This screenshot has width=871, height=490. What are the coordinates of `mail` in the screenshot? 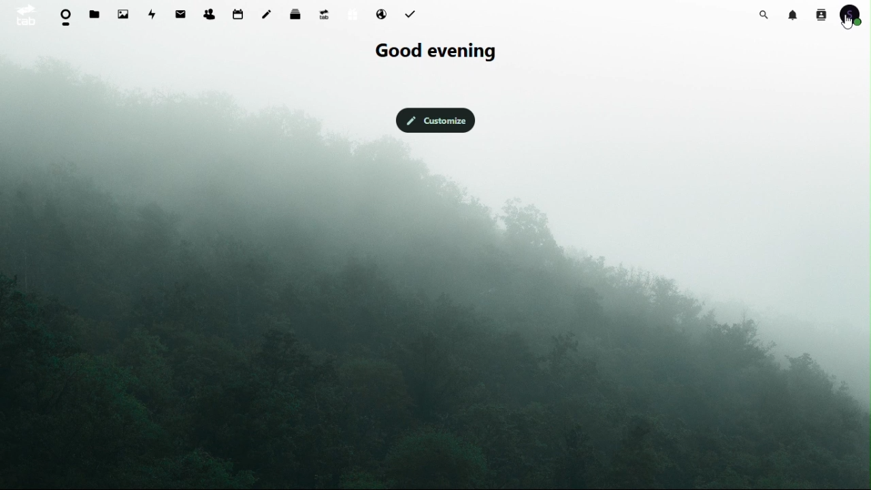 It's located at (183, 12).